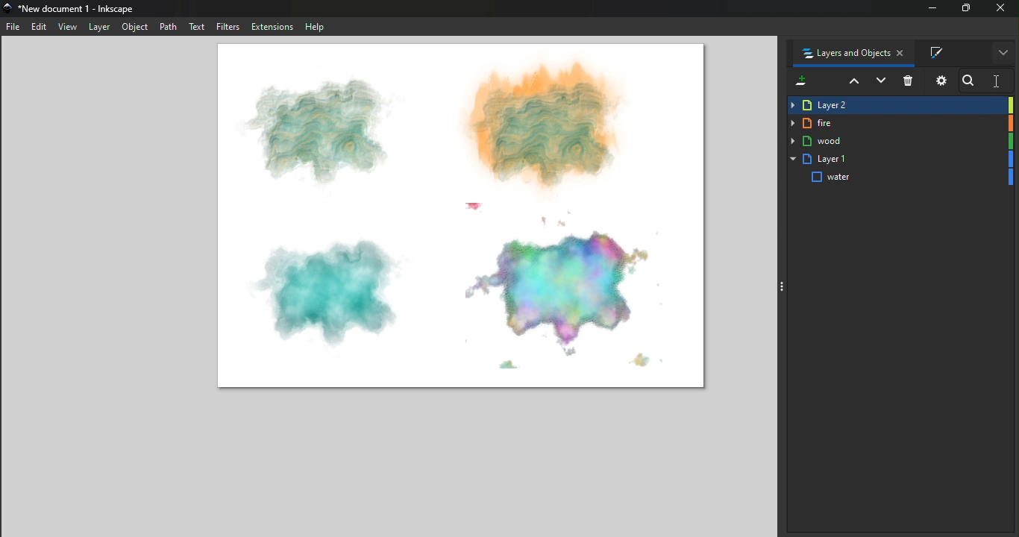 The image size is (1019, 537). I want to click on Extensions, so click(272, 26).